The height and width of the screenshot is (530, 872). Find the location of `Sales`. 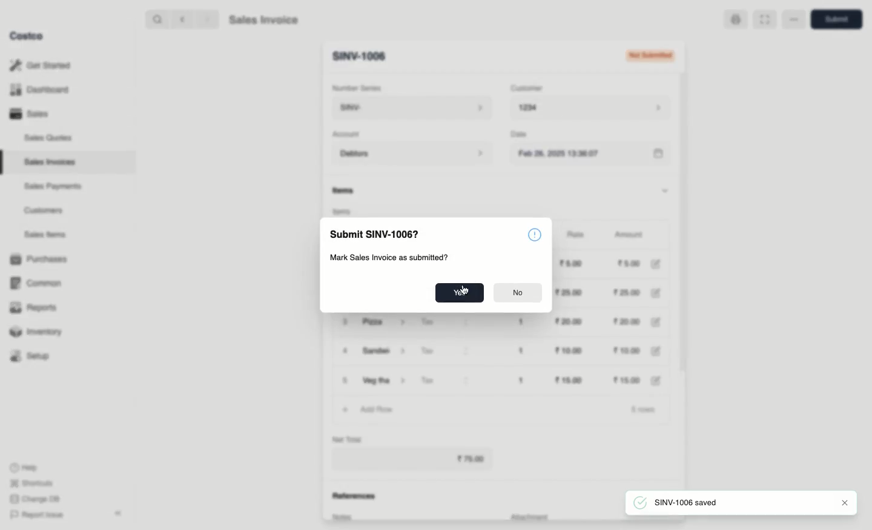

Sales is located at coordinates (28, 114).